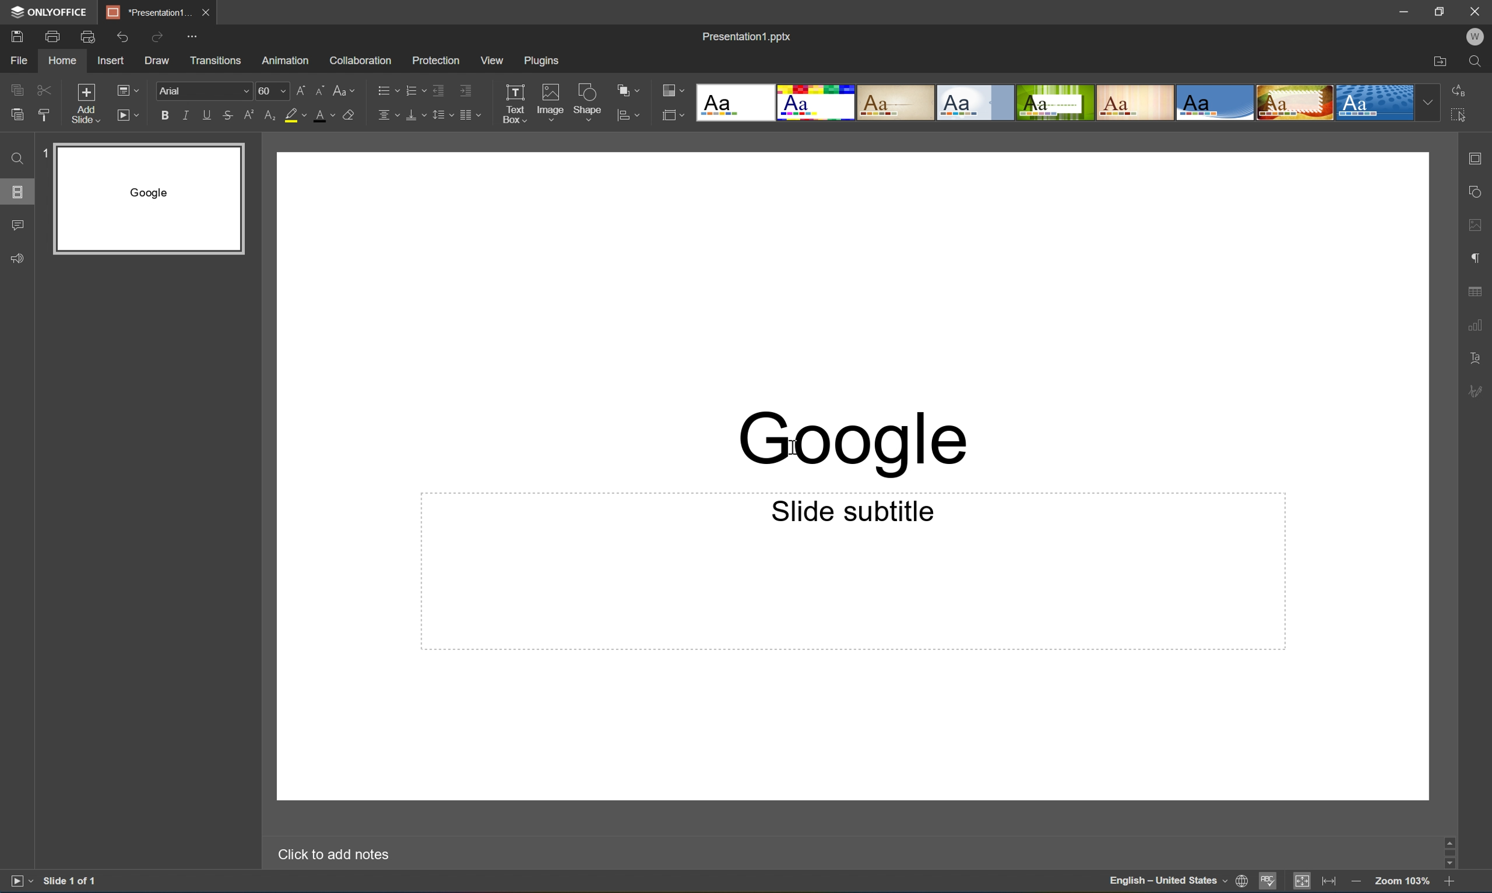  I want to click on Green Leaf, so click(1055, 102).